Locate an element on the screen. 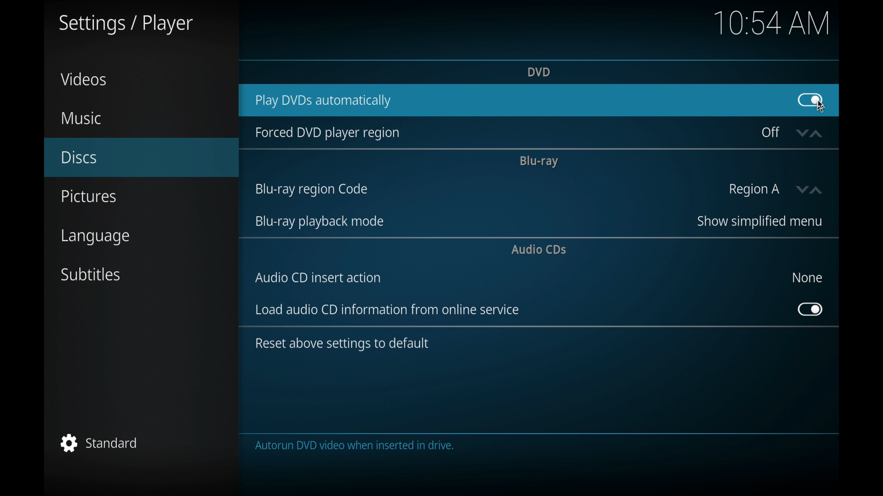 The width and height of the screenshot is (883, 496). 10.54 am is located at coordinates (772, 22).